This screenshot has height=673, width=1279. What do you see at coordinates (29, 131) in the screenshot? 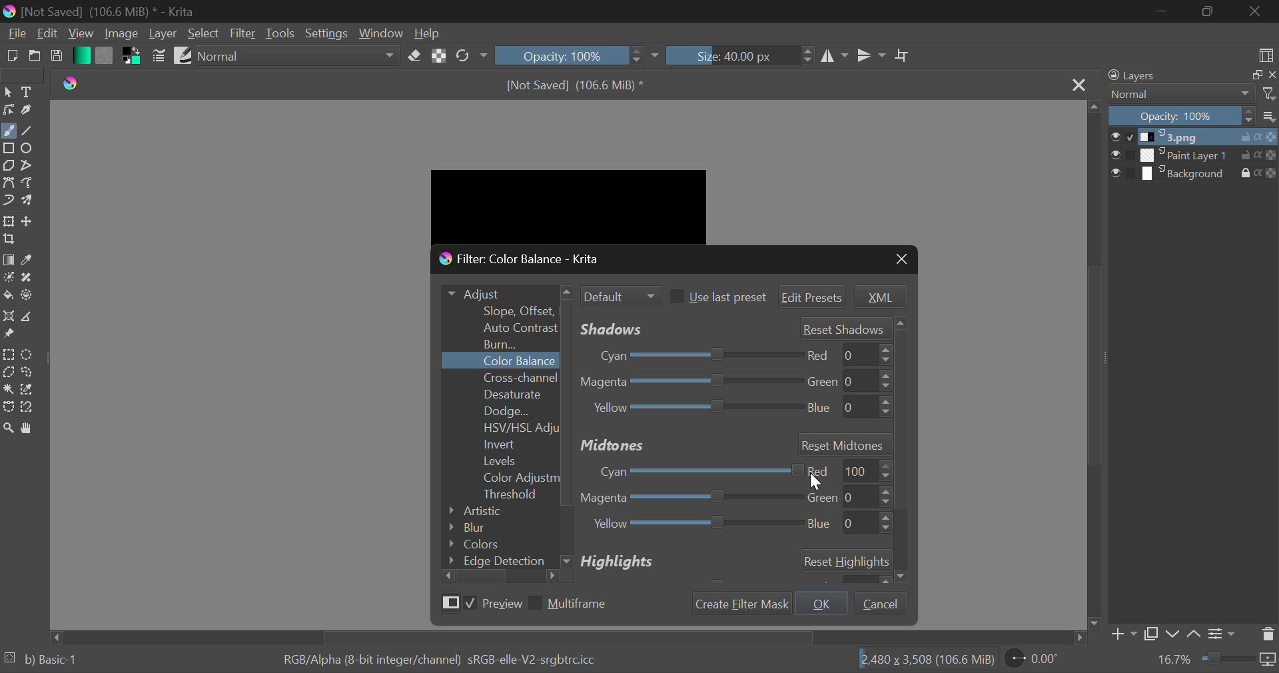
I see `Line` at bounding box center [29, 131].